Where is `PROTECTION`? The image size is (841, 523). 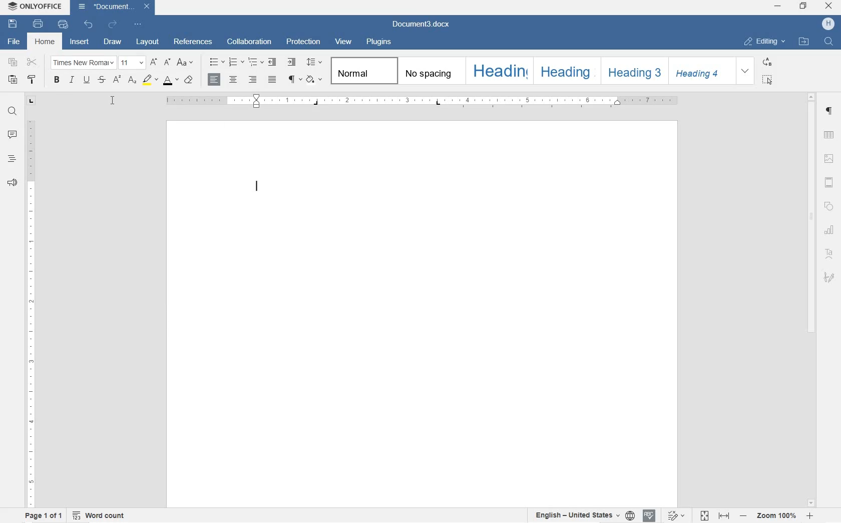
PROTECTION is located at coordinates (305, 41).